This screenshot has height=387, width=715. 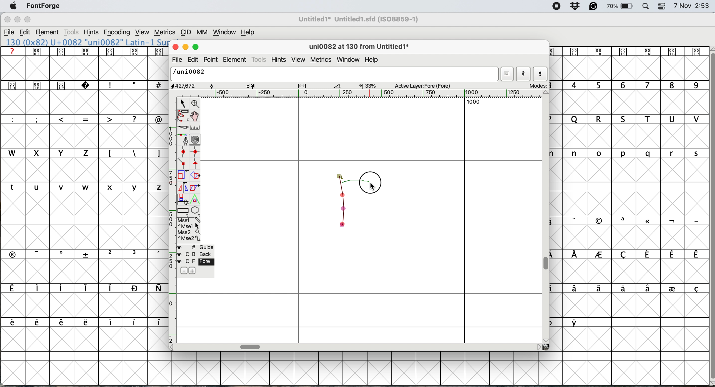 What do you see at coordinates (50, 32) in the screenshot?
I see `element` at bounding box center [50, 32].